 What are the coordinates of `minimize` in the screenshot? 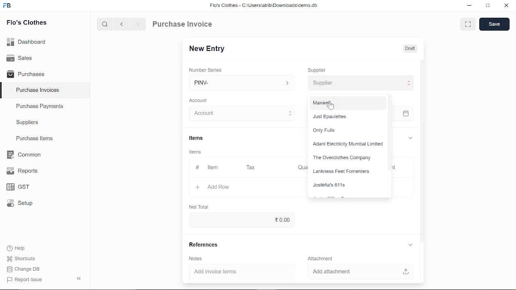 It's located at (468, 6).